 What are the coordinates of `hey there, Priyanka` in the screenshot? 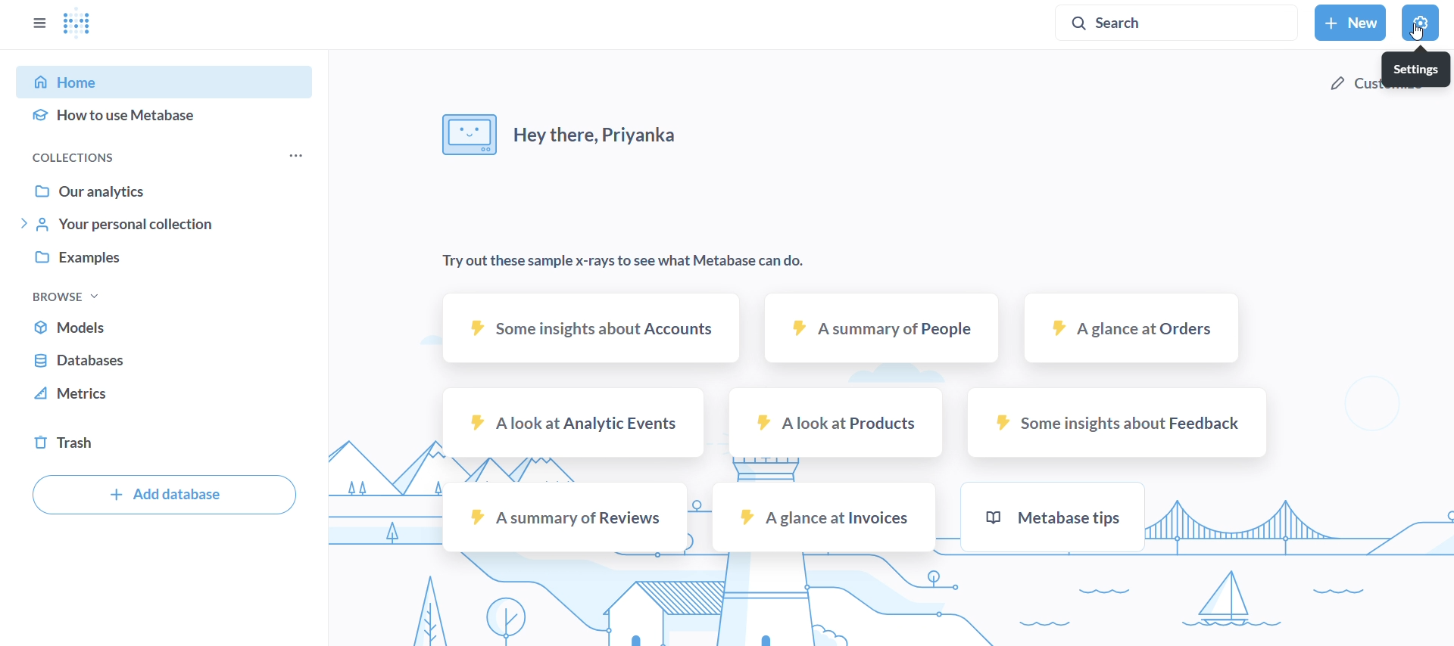 It's located at (566, 139).